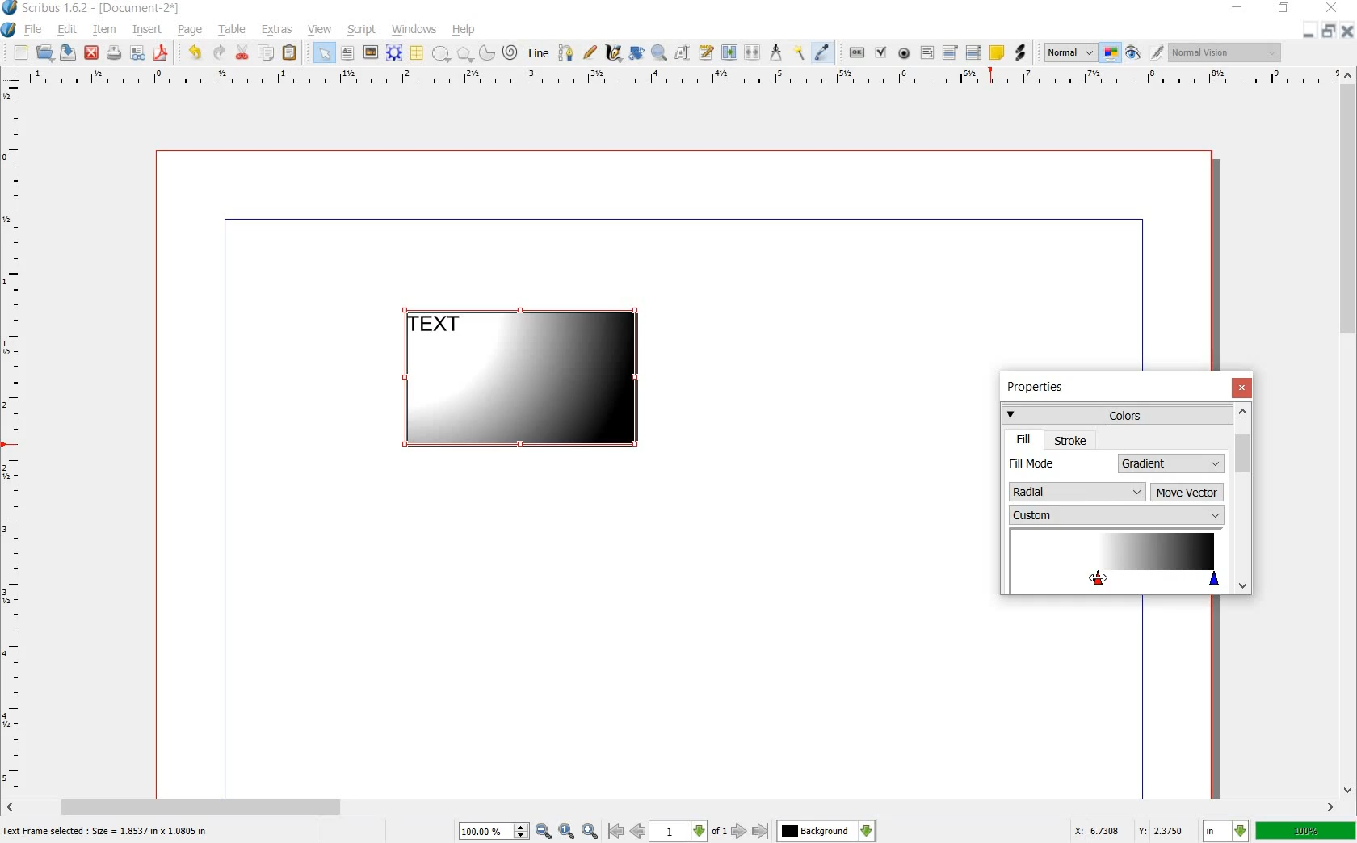  I want to click on select item, so click(324, 52).